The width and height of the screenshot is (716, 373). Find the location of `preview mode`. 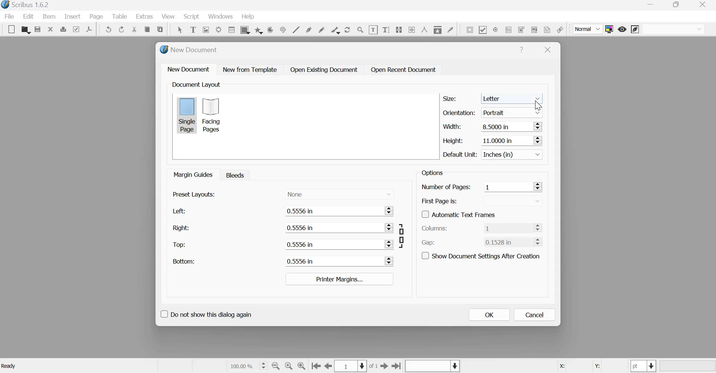

preview mode is located at coordinates (622, 29).